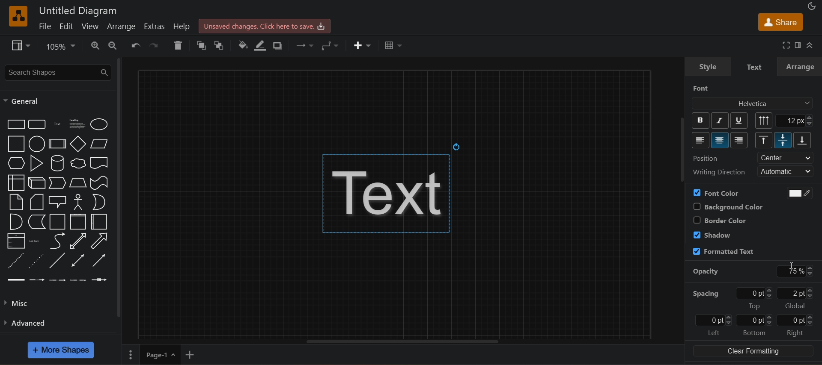 Image resolution: width=822 pixels, height=365 pixels. I want to click on font family, so click(753, 103).